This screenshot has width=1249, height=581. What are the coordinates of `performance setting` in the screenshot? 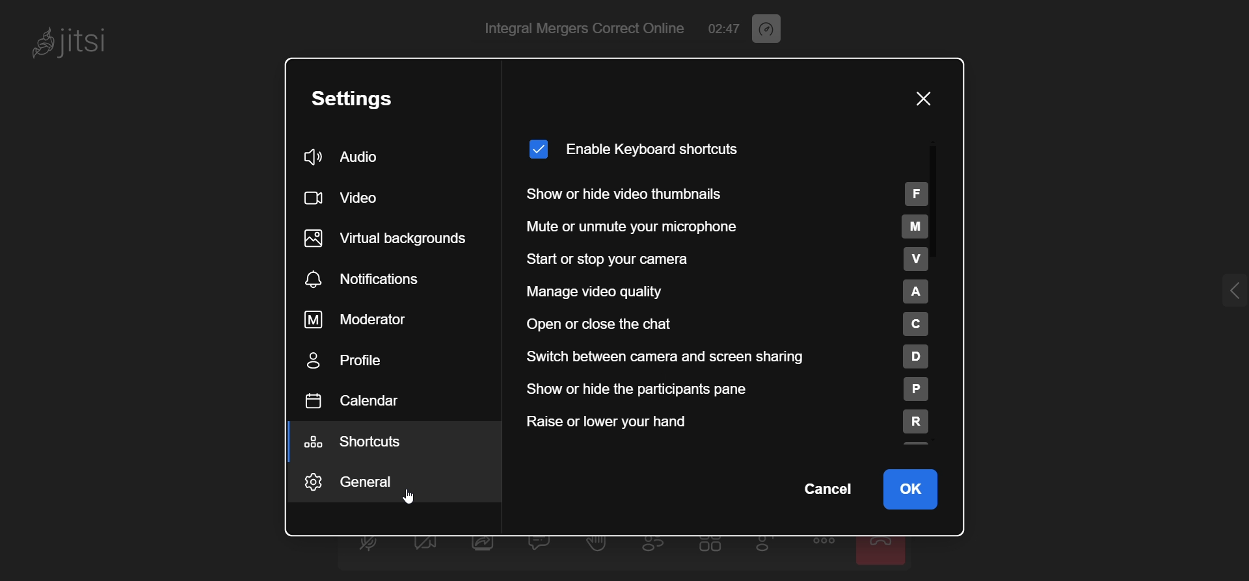 It's located at (780, 28).